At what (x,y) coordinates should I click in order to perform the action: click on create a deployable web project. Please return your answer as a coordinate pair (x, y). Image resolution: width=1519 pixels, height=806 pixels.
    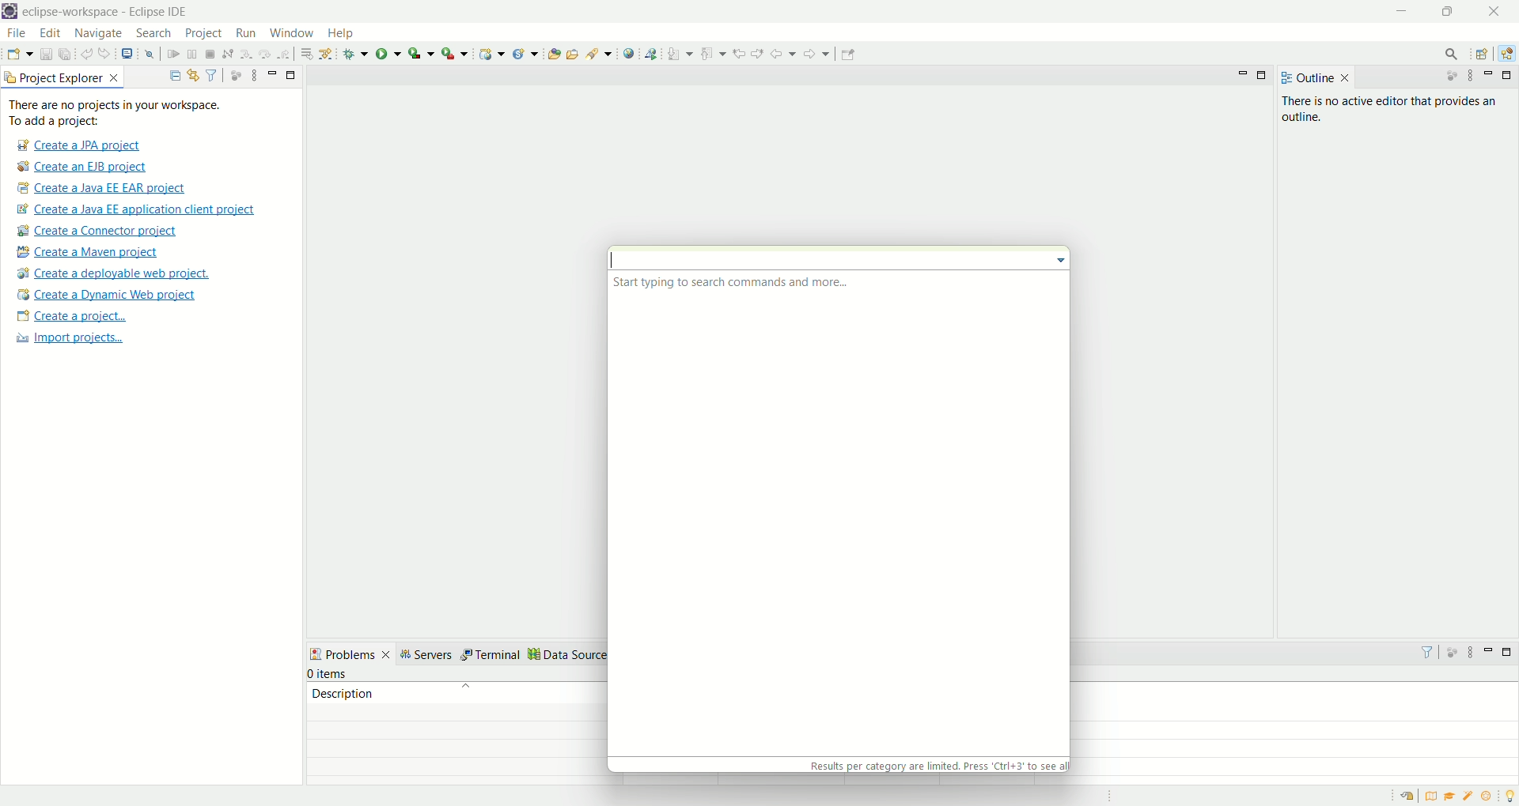
    Looking at the image, I should click on (114, 273).